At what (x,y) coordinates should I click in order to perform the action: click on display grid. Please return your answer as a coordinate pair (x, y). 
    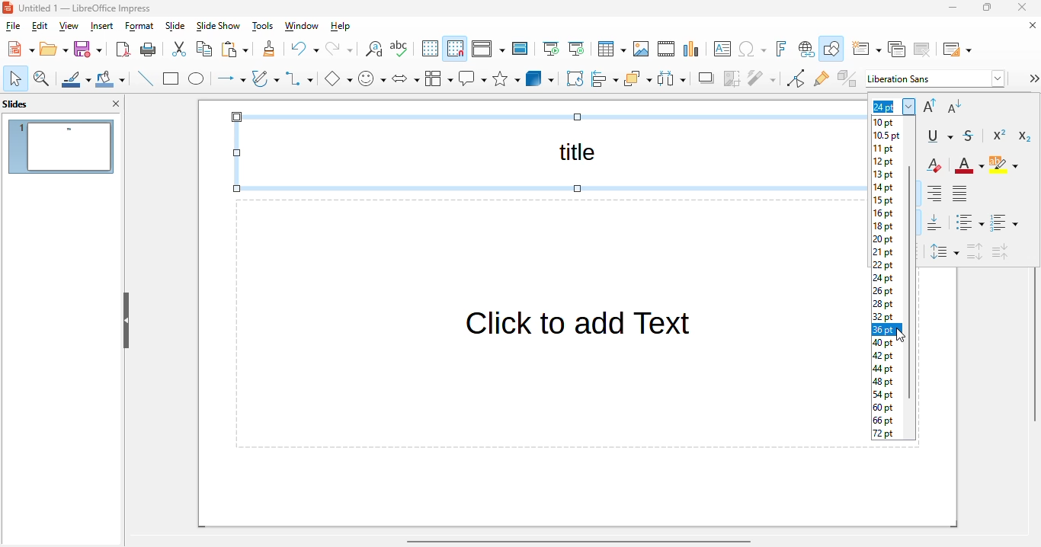
    Looking at the image, I should click on (430, 48).